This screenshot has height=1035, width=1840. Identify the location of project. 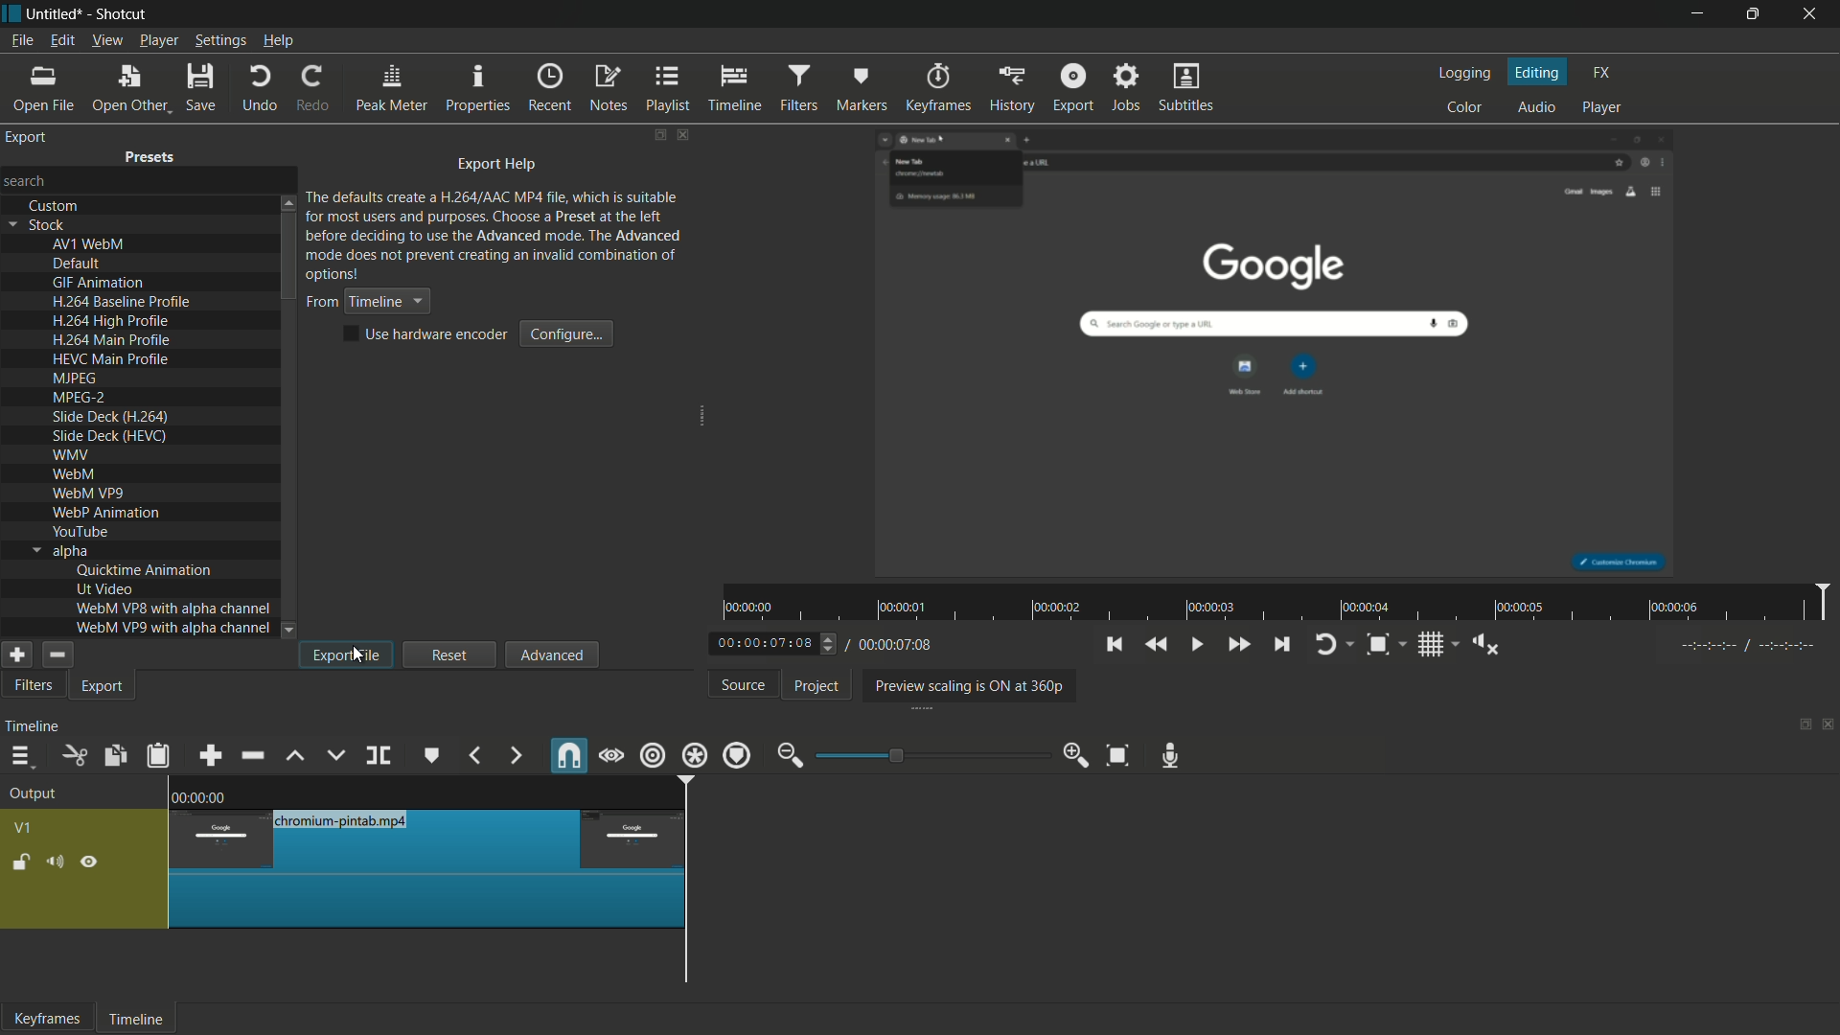
(817, 686).